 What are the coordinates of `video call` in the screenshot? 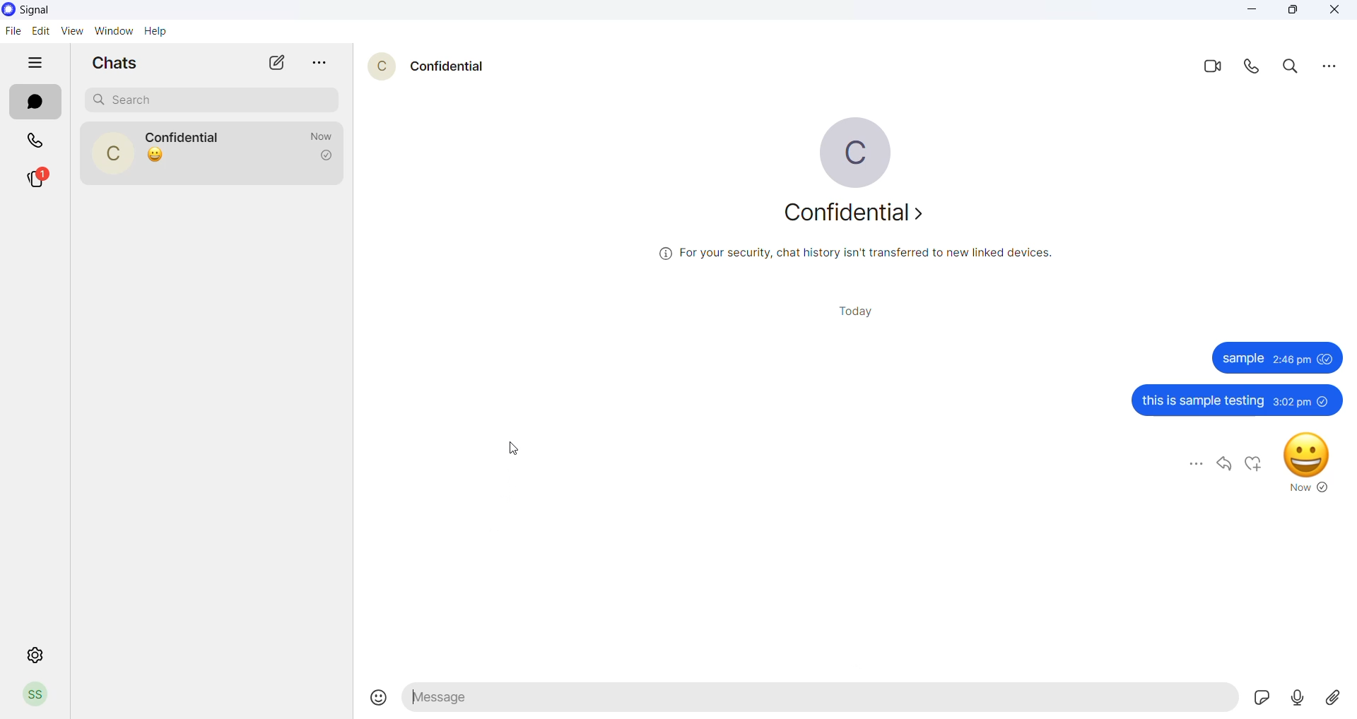 It's located at (1211, 69).